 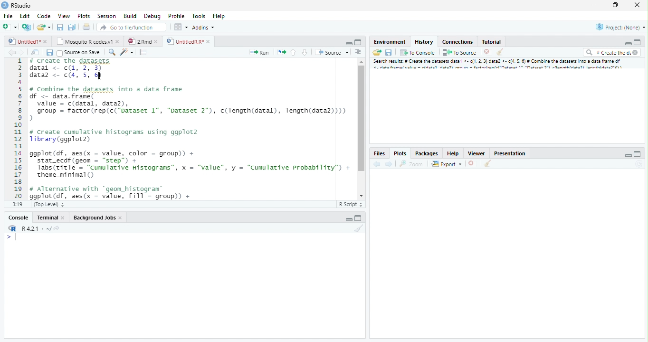 What do you see at coordinates (358, 42) in the screenshot?
I see `Maximize` at bounding box center [358, 42].